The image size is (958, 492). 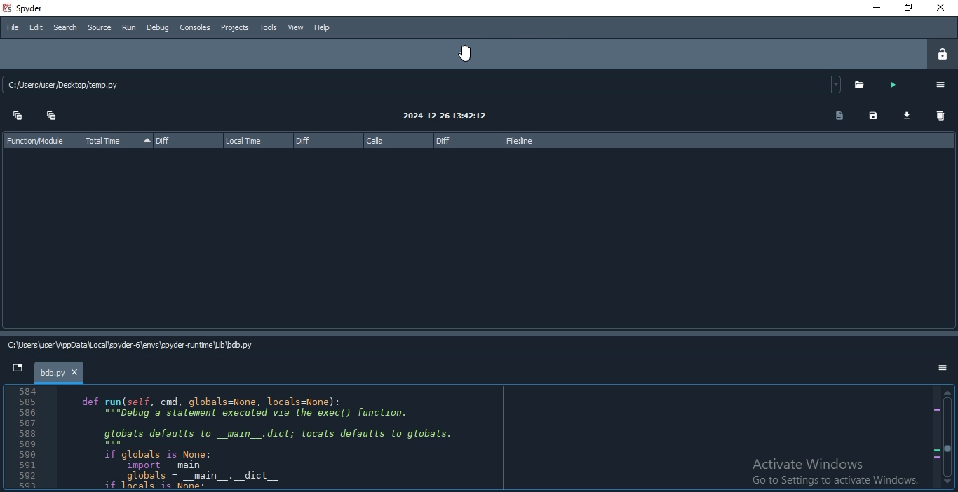 What do you see at coordinates (36, 27) in the screenshot?
I see `Edit` at bounding box center [36, 27].